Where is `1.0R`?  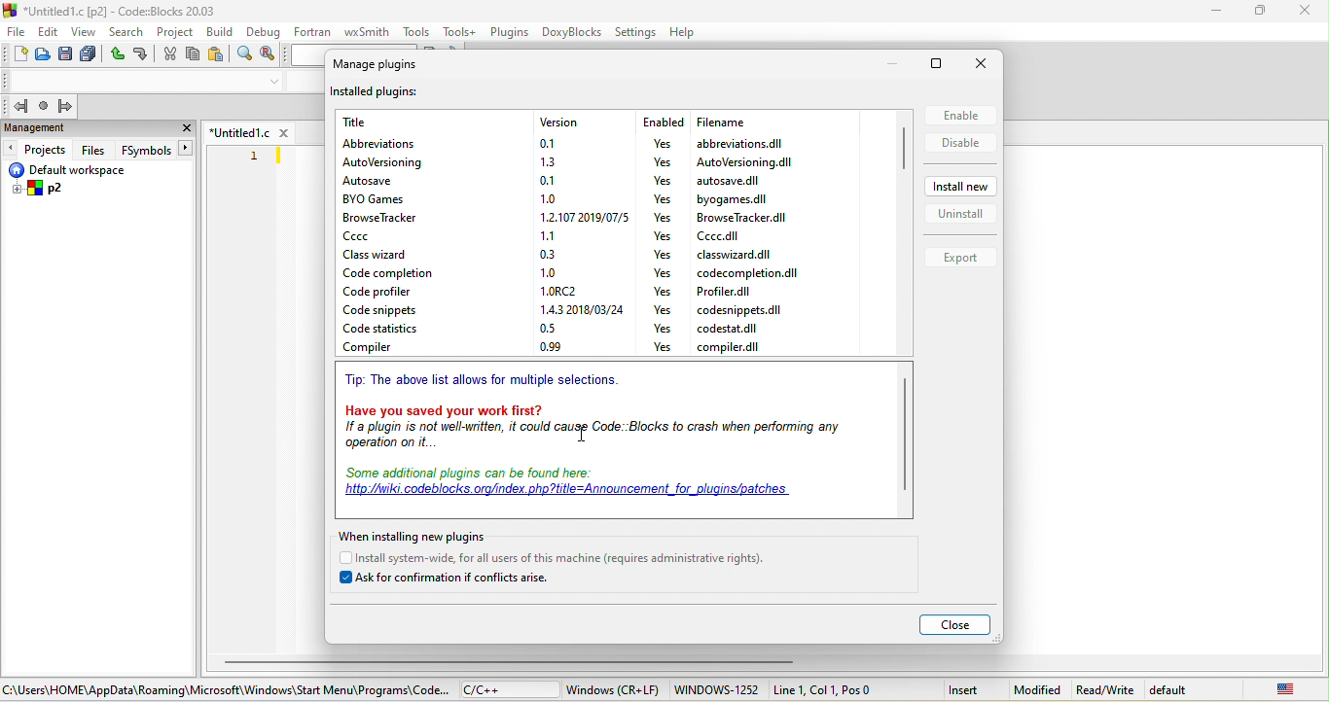 1.0R is located at coordinates (557, 291).